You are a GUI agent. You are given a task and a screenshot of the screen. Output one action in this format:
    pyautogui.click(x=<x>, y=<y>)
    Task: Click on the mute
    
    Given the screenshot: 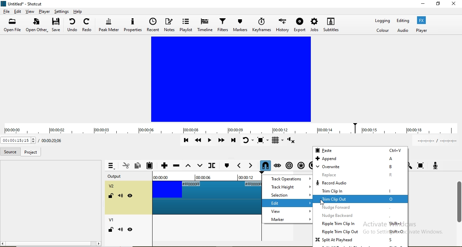 What is the action you would take?
    pyautogui.click(x=120, y=229)
    